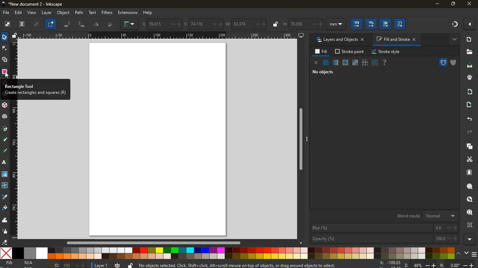 Image resolution: width=478 pixels, height=268 pixels. I want to click on print, so click(469, 77).